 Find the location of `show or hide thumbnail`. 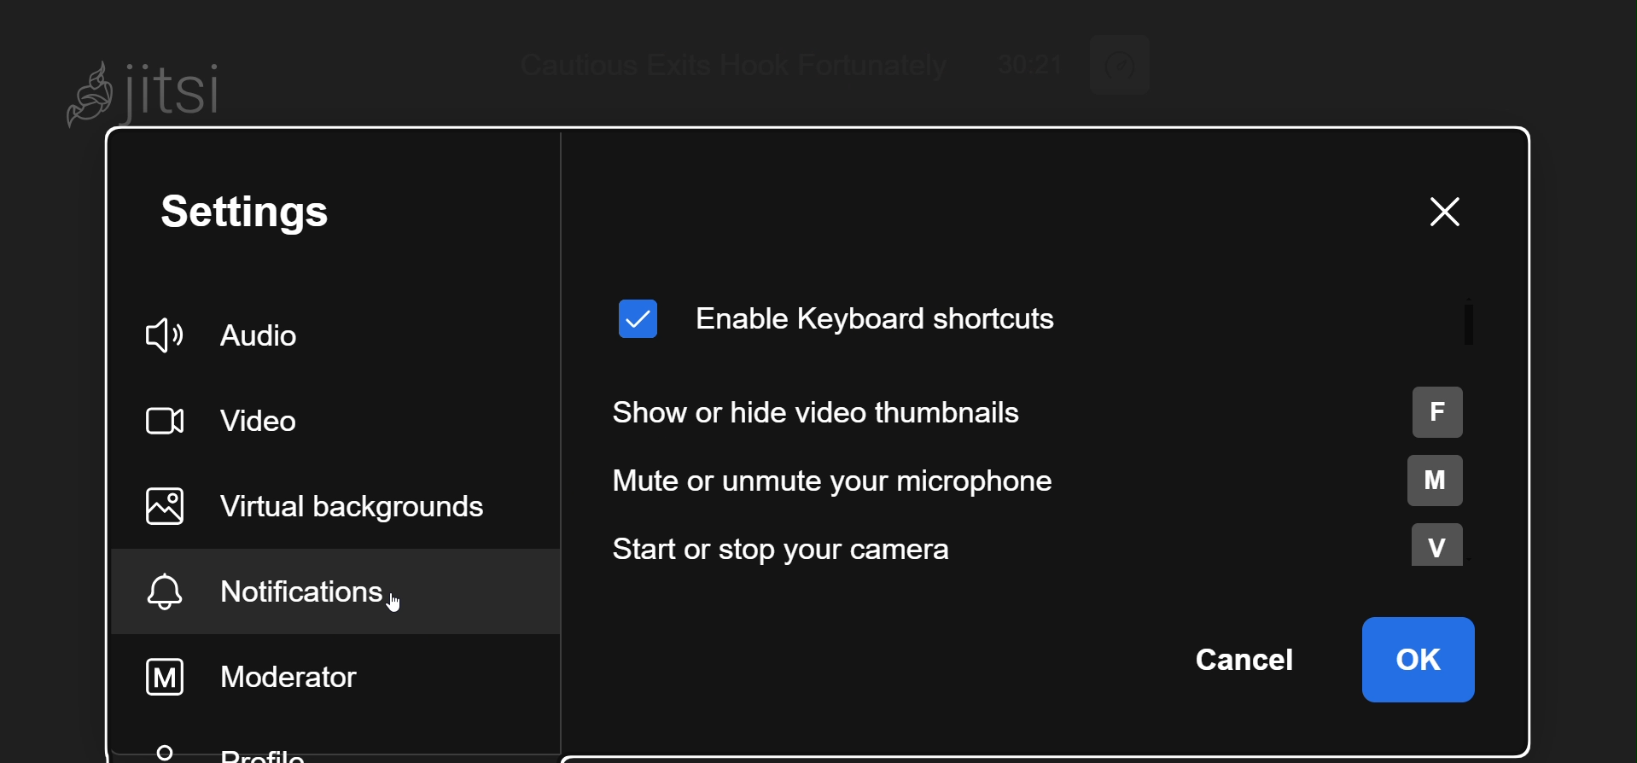

show or hide thumbnail is located at coordinates (1042, 412).